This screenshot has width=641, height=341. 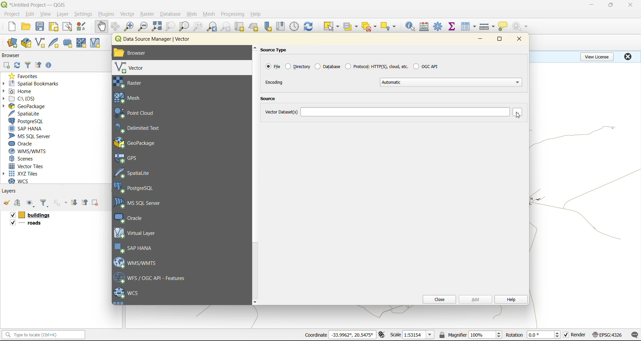 What do you see at coordinates (390, 26) in the screenshot?
I see `select location` at bounding box center [390, 26].